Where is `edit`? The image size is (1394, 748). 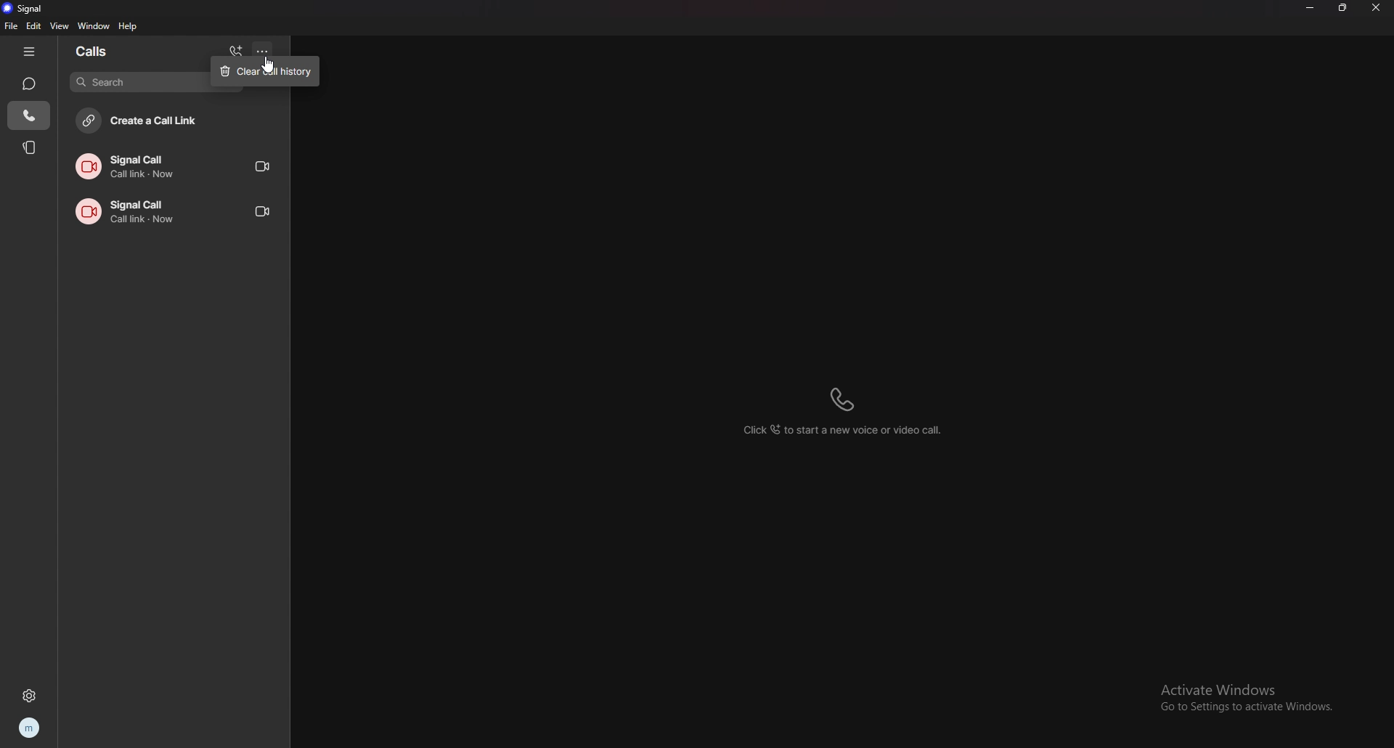
edit is located at coordinates (35, 26).